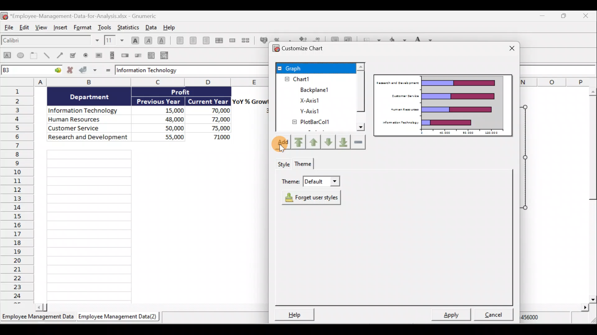 Image resolution: width=597 pixels, height=335 pixels. I want to click on Help, so click(169, 27).